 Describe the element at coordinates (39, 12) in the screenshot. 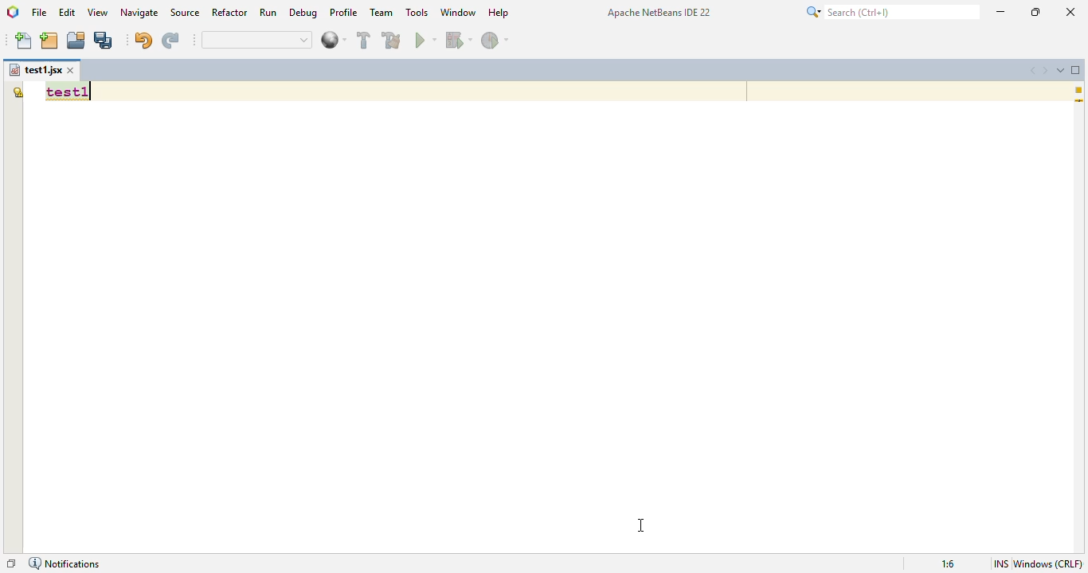

I see `file` at that location.